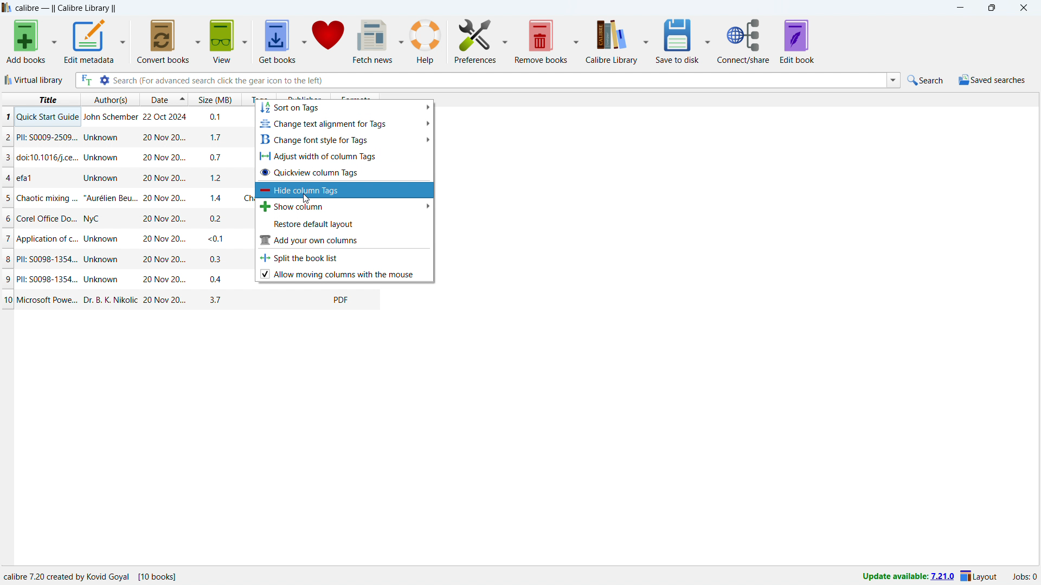 The height and width of the screenshot is (585, 1041). I want to click on remove books, so click(541, 41).